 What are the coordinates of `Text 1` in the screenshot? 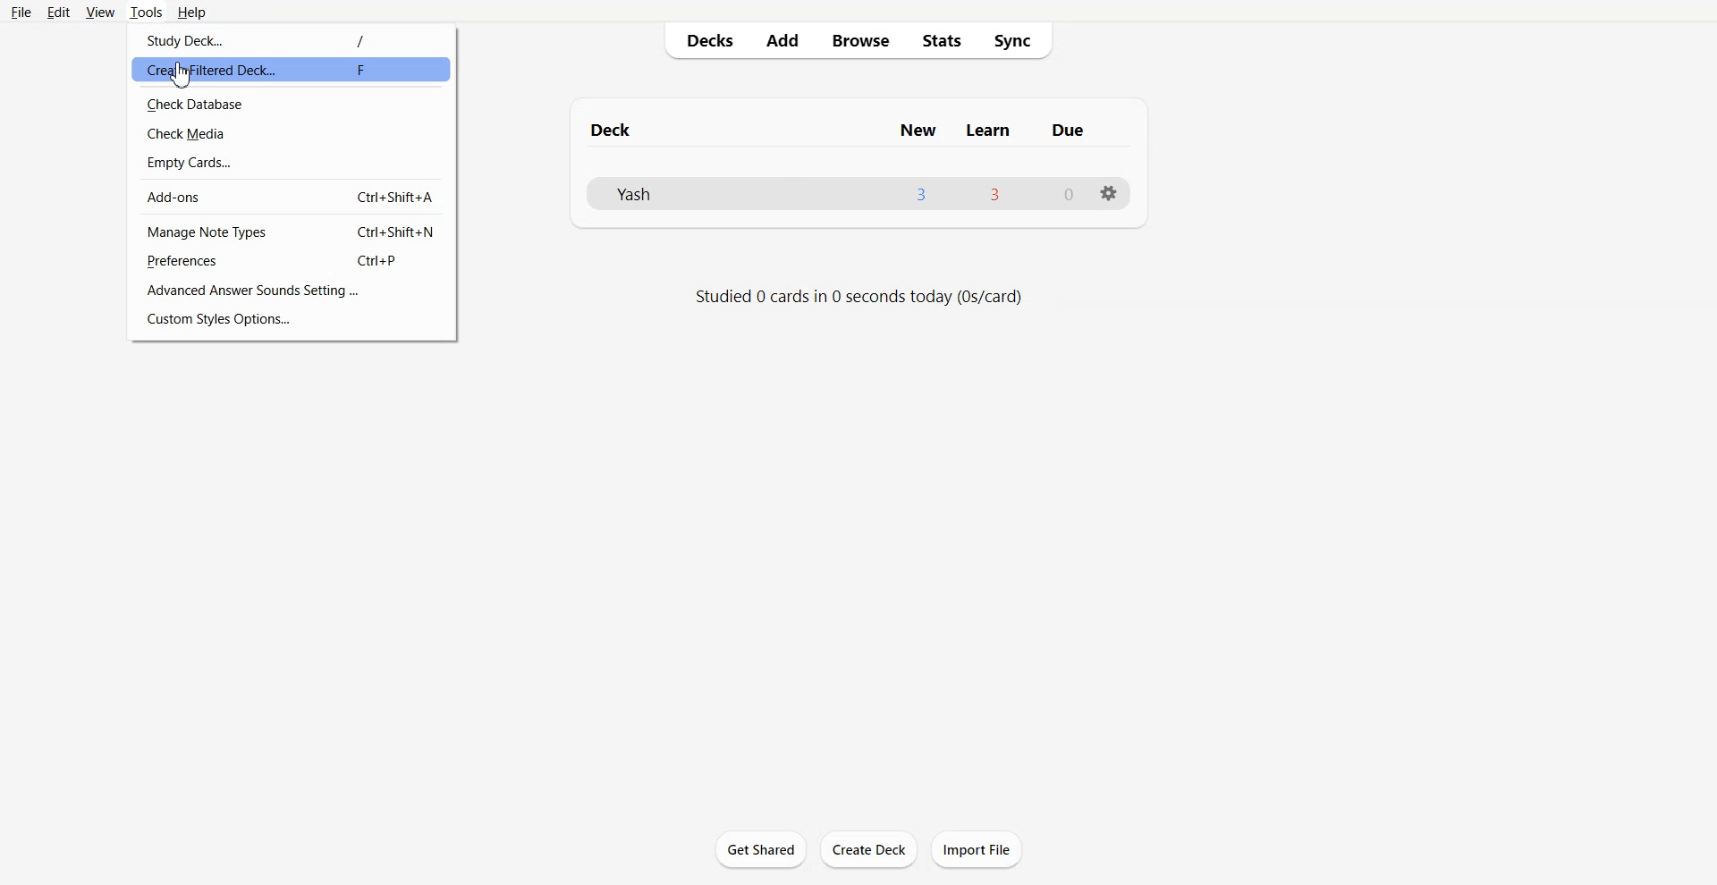 It's located at (616, 130).